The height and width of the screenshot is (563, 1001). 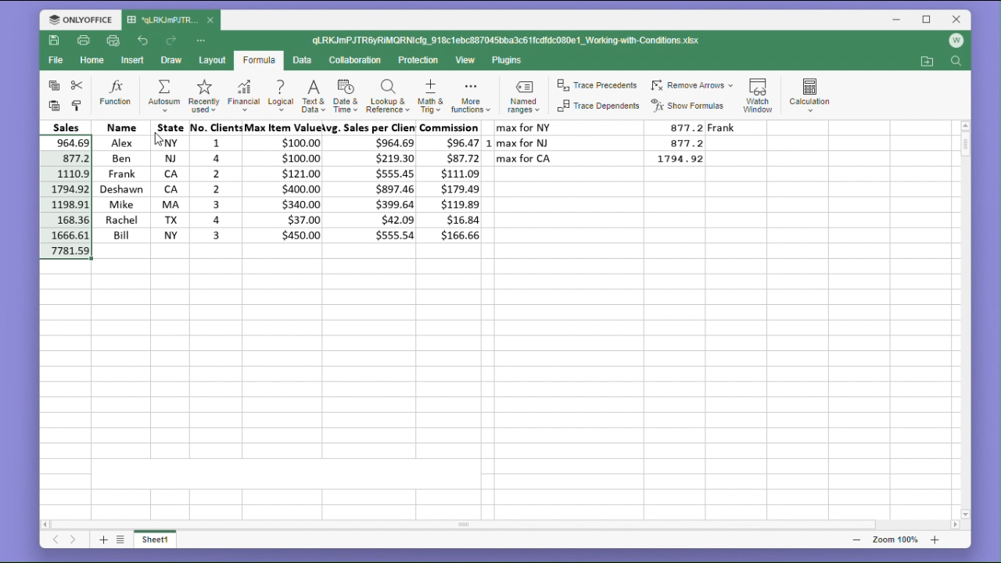 I want to click on scroll down, so click(x=966, y=514).